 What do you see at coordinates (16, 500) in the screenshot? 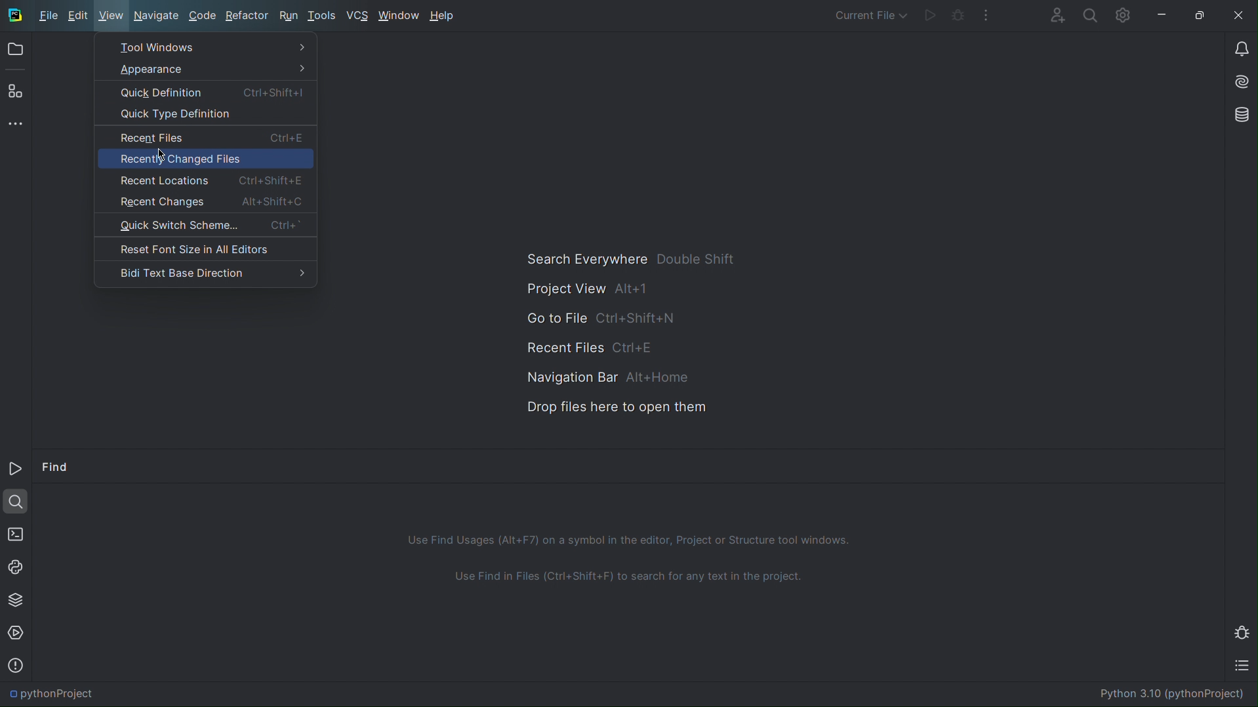
I see `Find` at bounding box center [16, 500].